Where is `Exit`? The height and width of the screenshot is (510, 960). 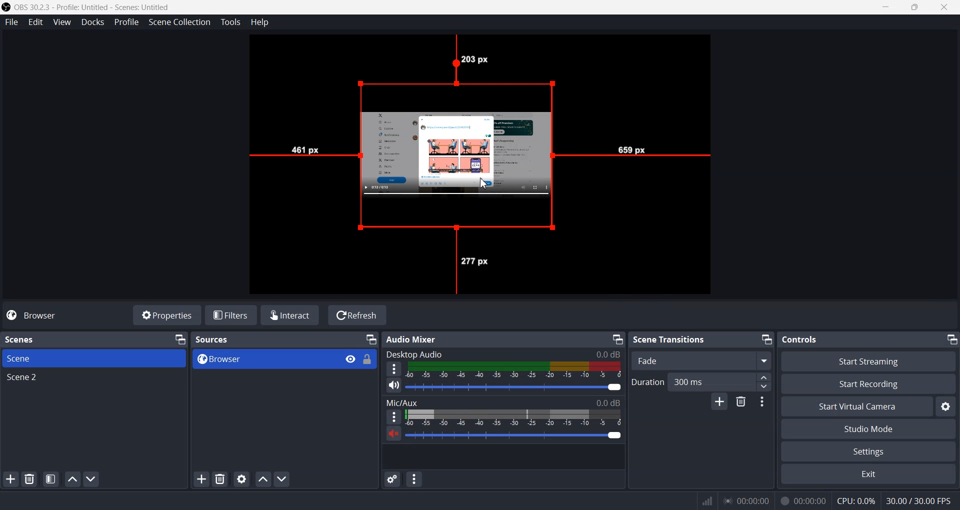 Exit is located at coordinates (869, 474).